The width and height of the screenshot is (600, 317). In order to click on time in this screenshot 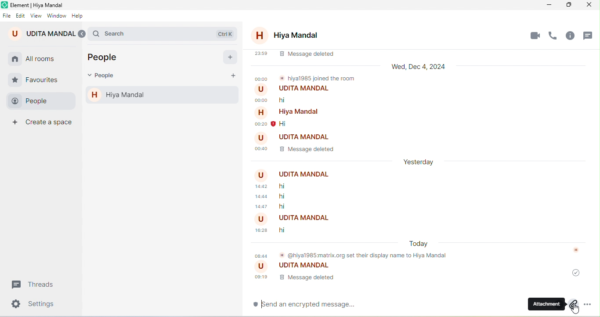, I will do `click(262, 231)`.